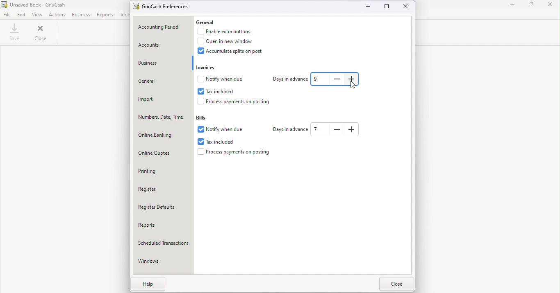 This screenshot has width=560, height=293. I want to click on General, so click(210, 23).